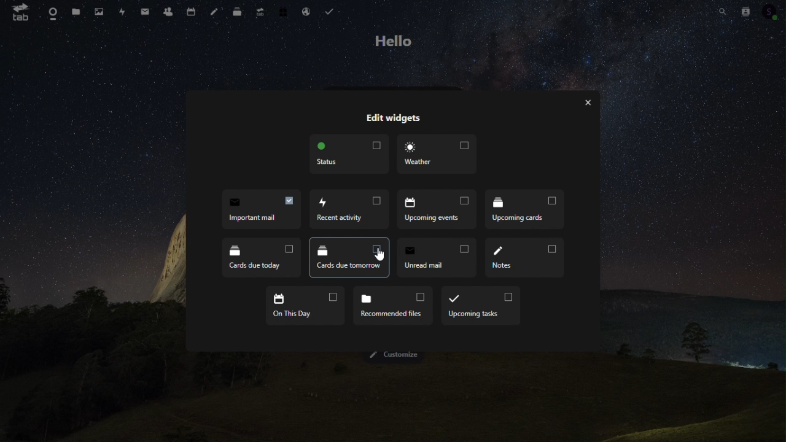  I want to click on Notes, so click(214, 12).